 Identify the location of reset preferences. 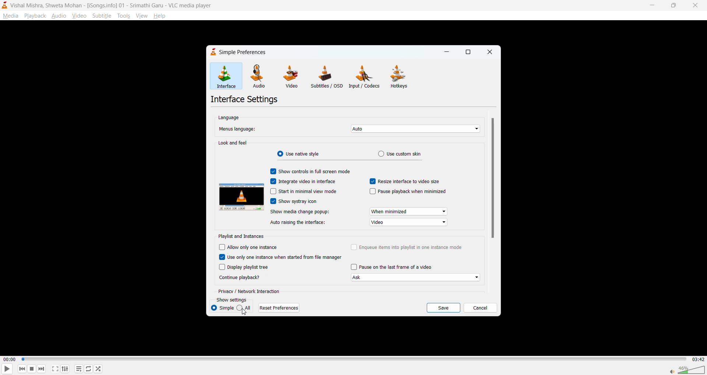
(280, 308).